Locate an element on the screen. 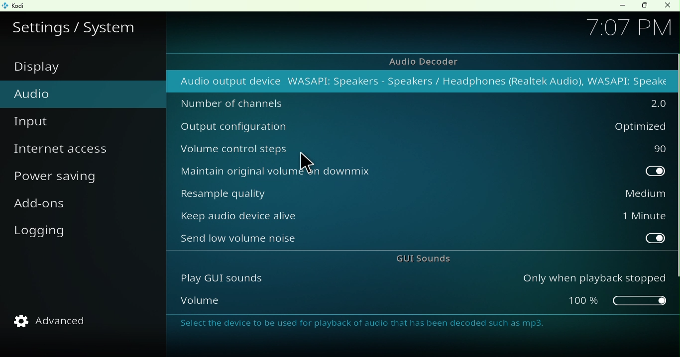  Advanced is located at coordinates (51, 322).